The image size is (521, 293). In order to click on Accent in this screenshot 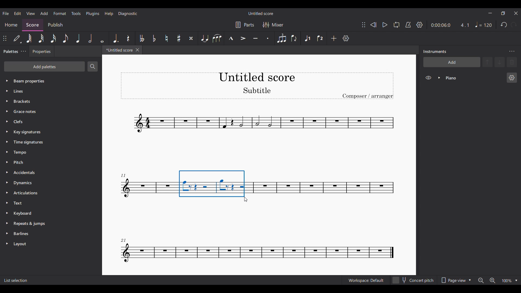, I will do `click(243, 39)`.